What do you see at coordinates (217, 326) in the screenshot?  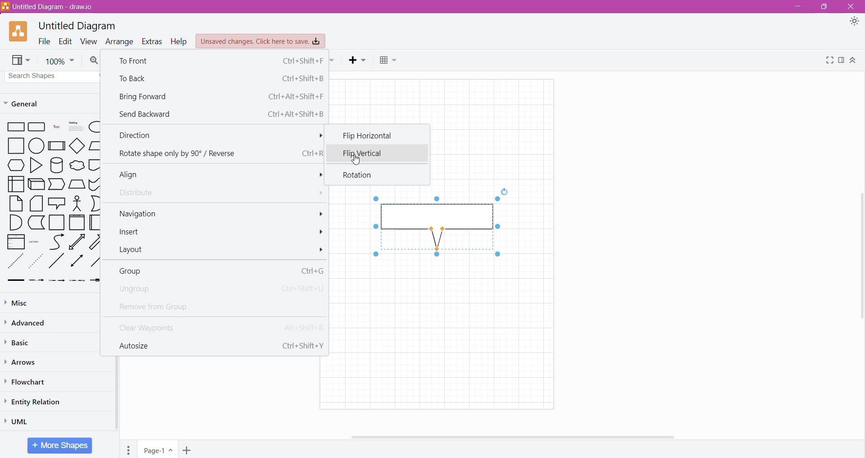 I see `Clear Waypoints` at bounding box center [217, 326].